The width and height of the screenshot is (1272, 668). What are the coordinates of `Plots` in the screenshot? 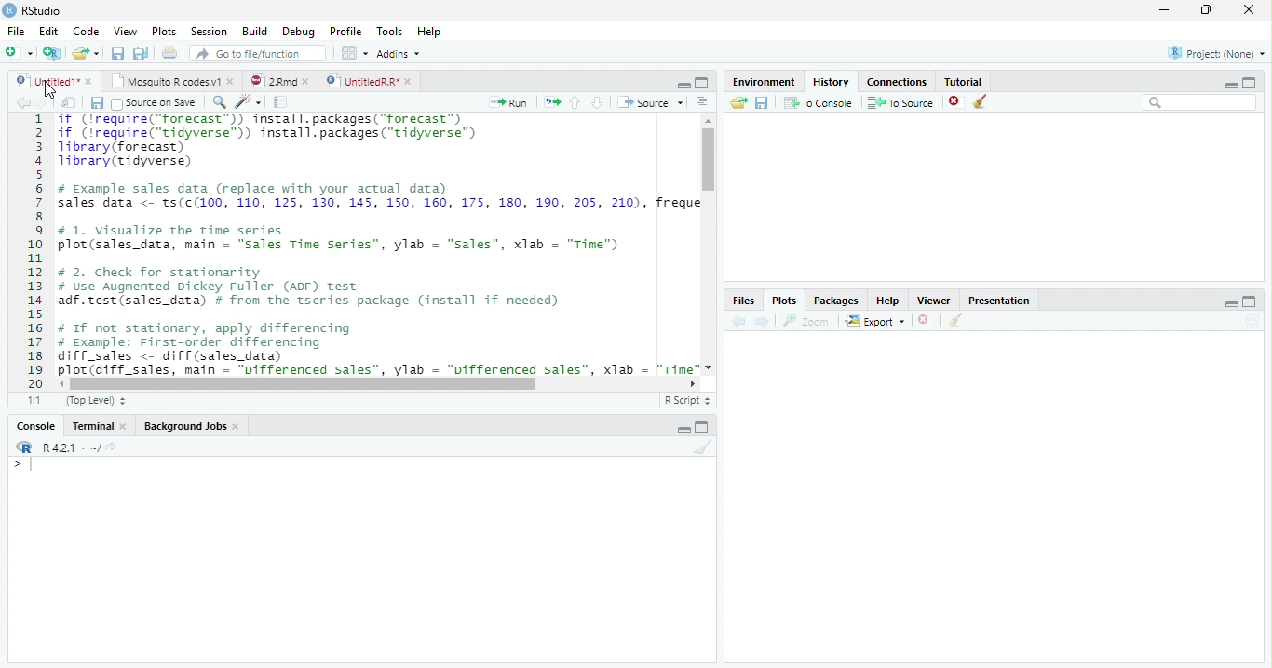 It's located at (785, 301).